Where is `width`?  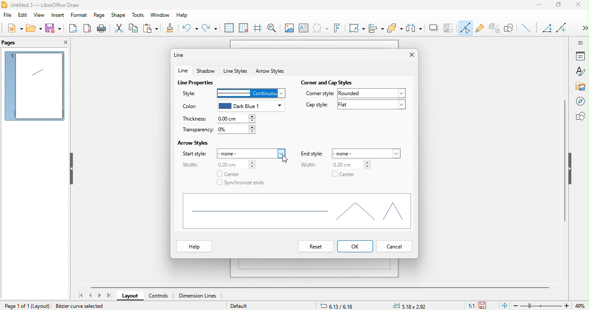 width is located at coordinates (309, 166).